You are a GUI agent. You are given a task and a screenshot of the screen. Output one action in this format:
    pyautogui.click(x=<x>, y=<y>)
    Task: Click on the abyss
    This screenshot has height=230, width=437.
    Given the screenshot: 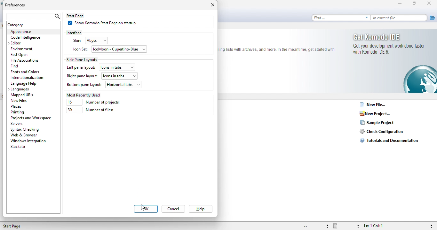 What is the action you would take?
    pyautogui.click(x=101, y=40)
    